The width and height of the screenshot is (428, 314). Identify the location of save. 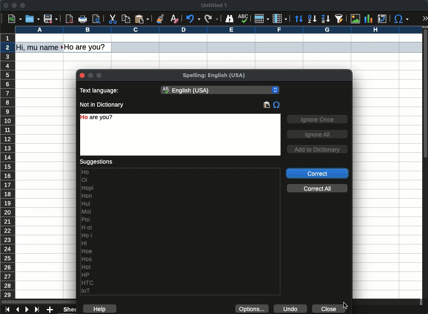
(51, 19).